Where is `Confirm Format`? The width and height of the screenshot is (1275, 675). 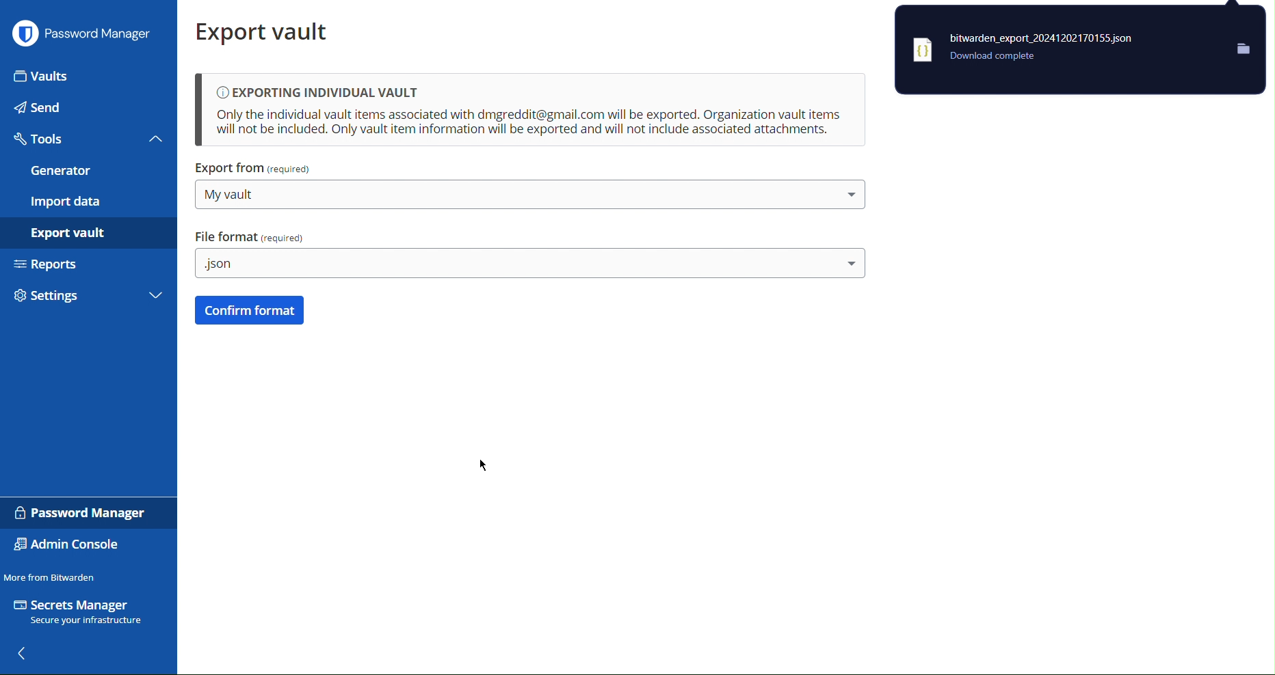 Confirm Format is located at coordinates (251, 310).